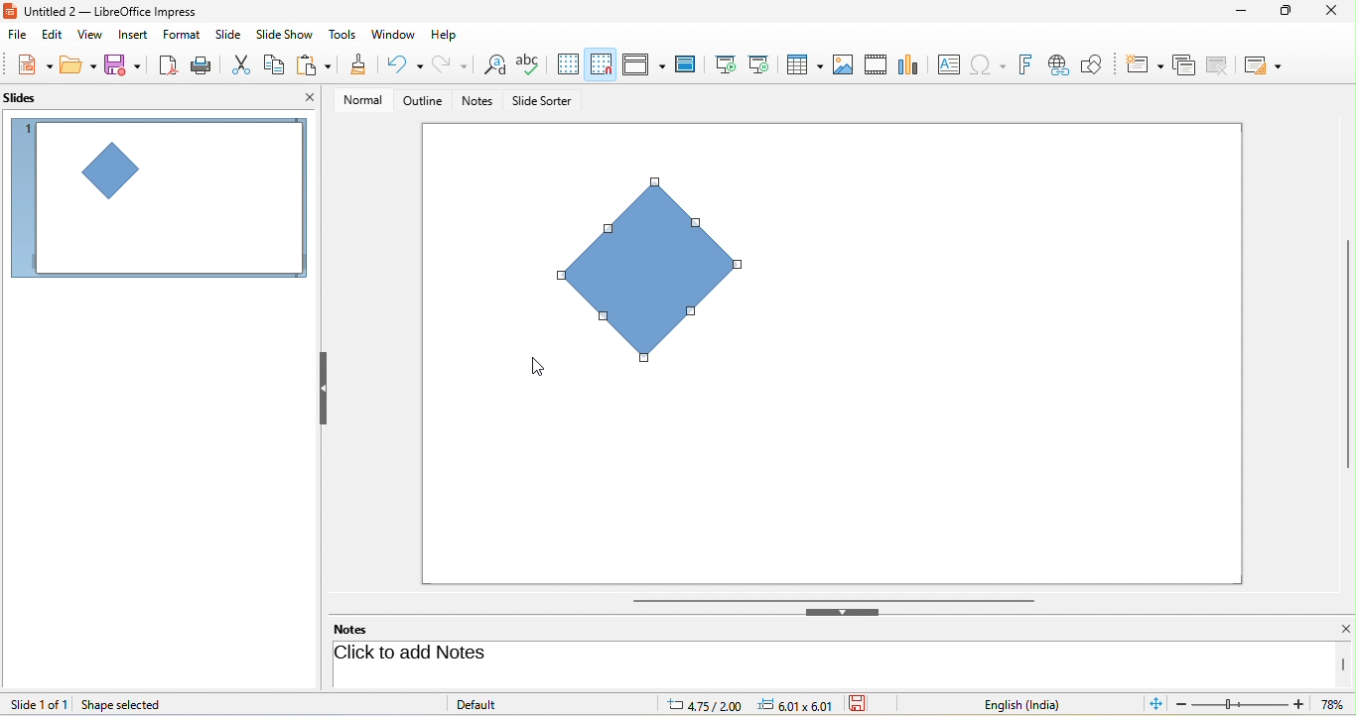 The height and width of the screenshot is (716, 1356). I want to click on font work text, so click(1028, 62).